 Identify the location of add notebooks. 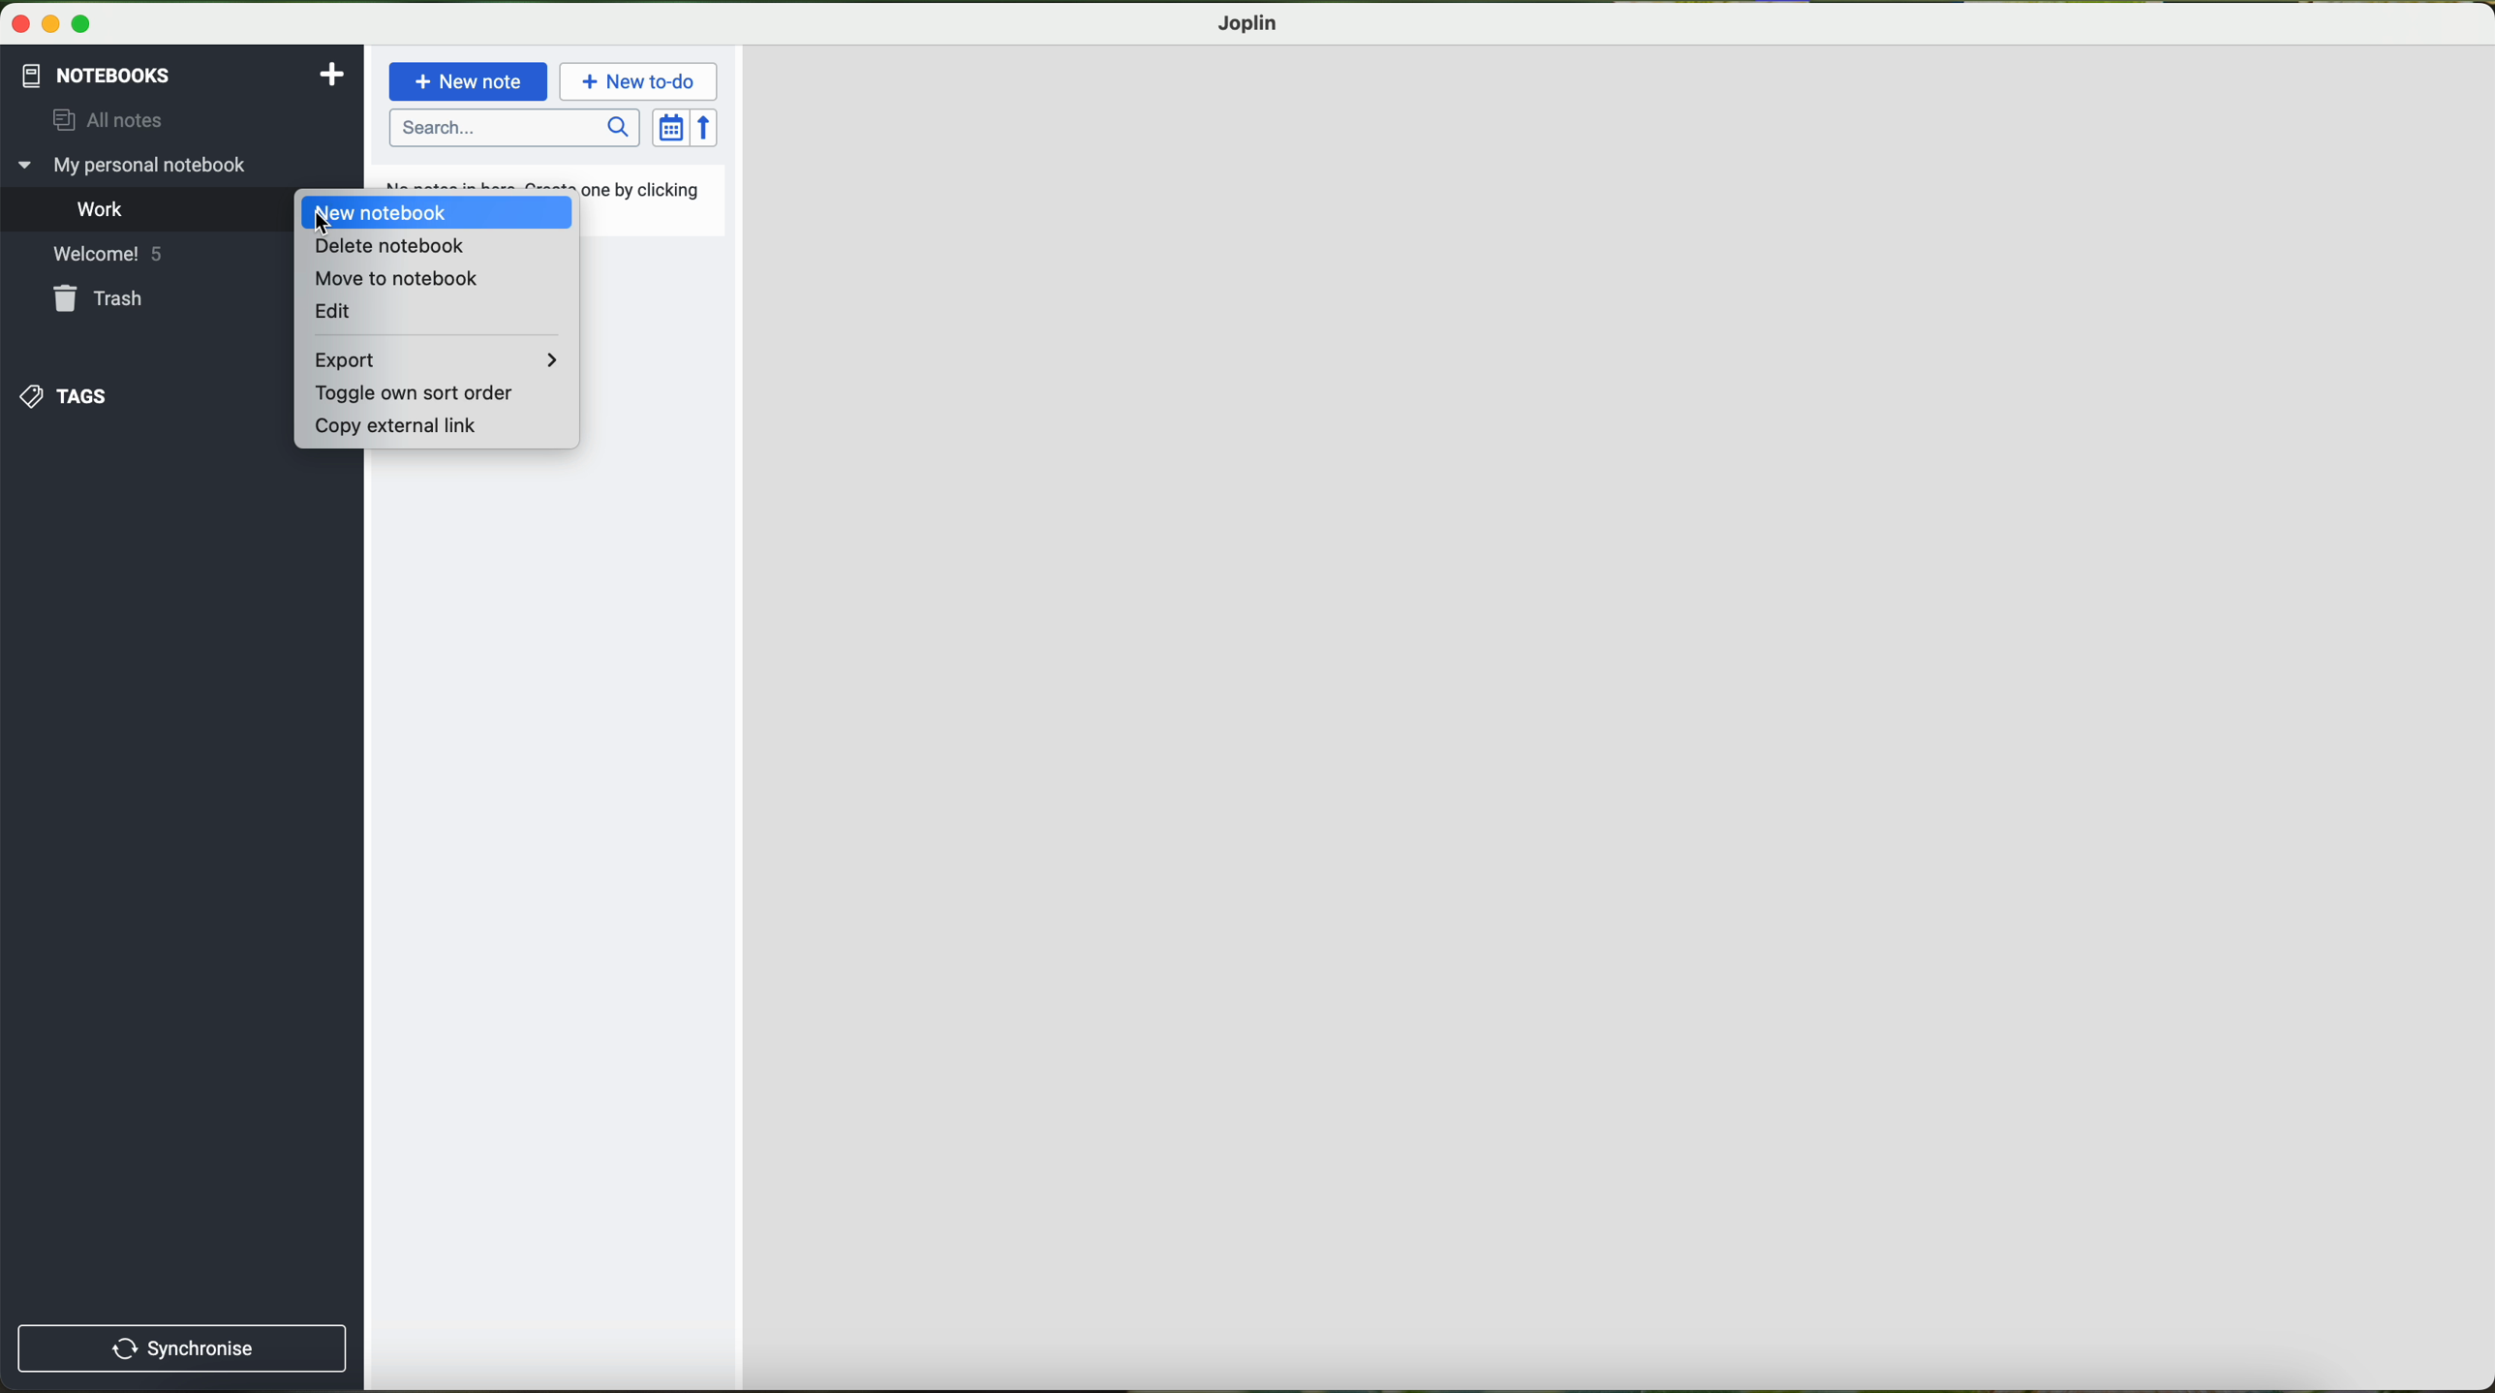
(329, 73).